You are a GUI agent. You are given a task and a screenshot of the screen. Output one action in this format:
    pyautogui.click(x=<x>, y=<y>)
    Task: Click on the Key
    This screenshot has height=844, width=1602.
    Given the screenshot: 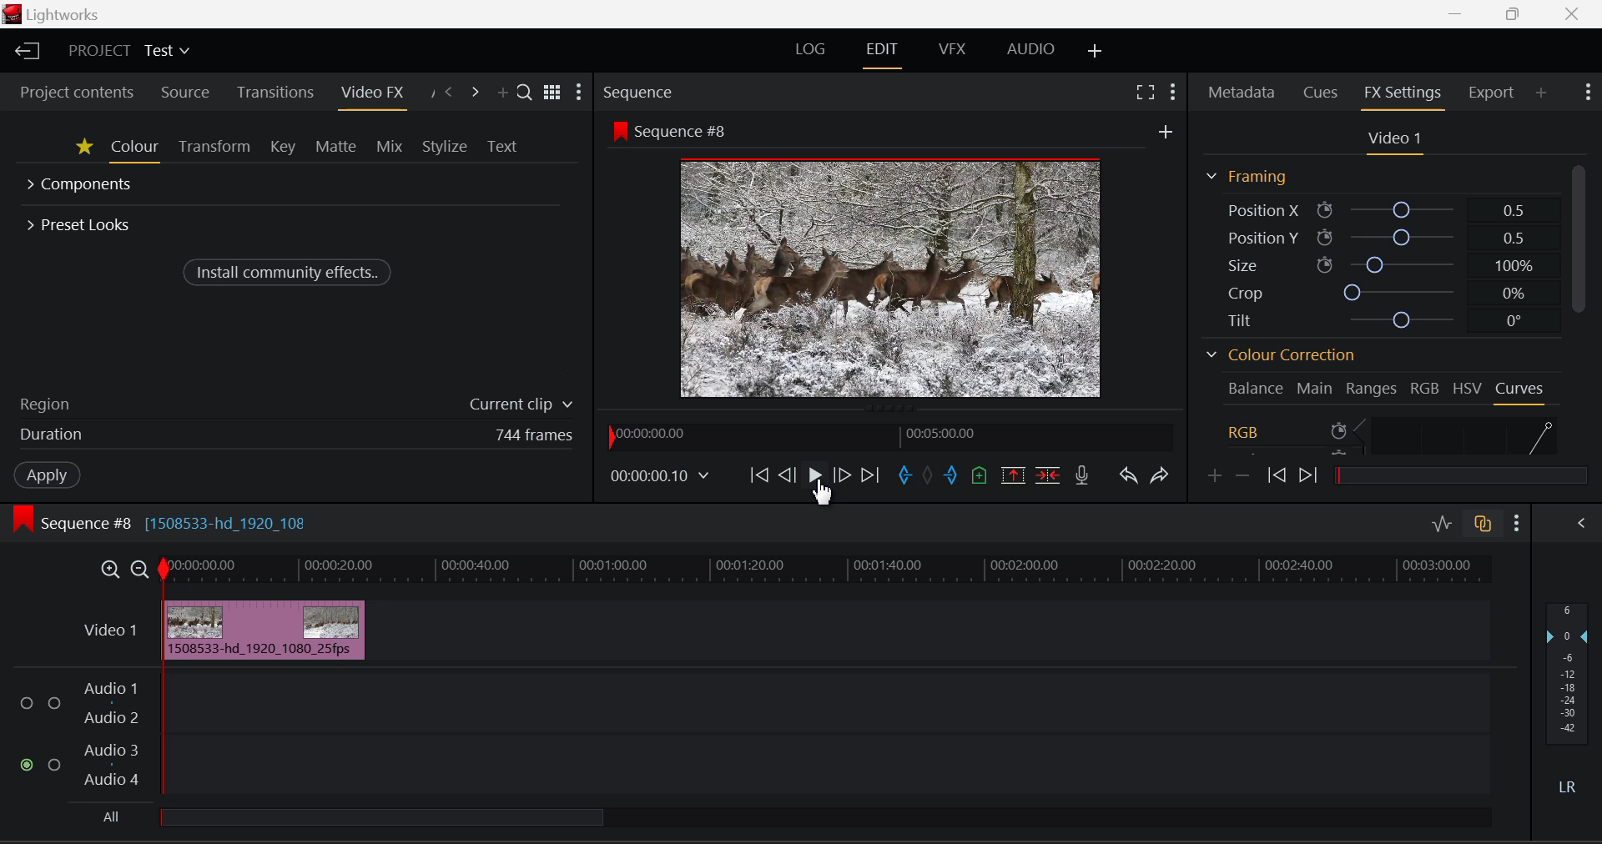 What is the action you would take?
    pyautogui.click(x=281, y=148)
    